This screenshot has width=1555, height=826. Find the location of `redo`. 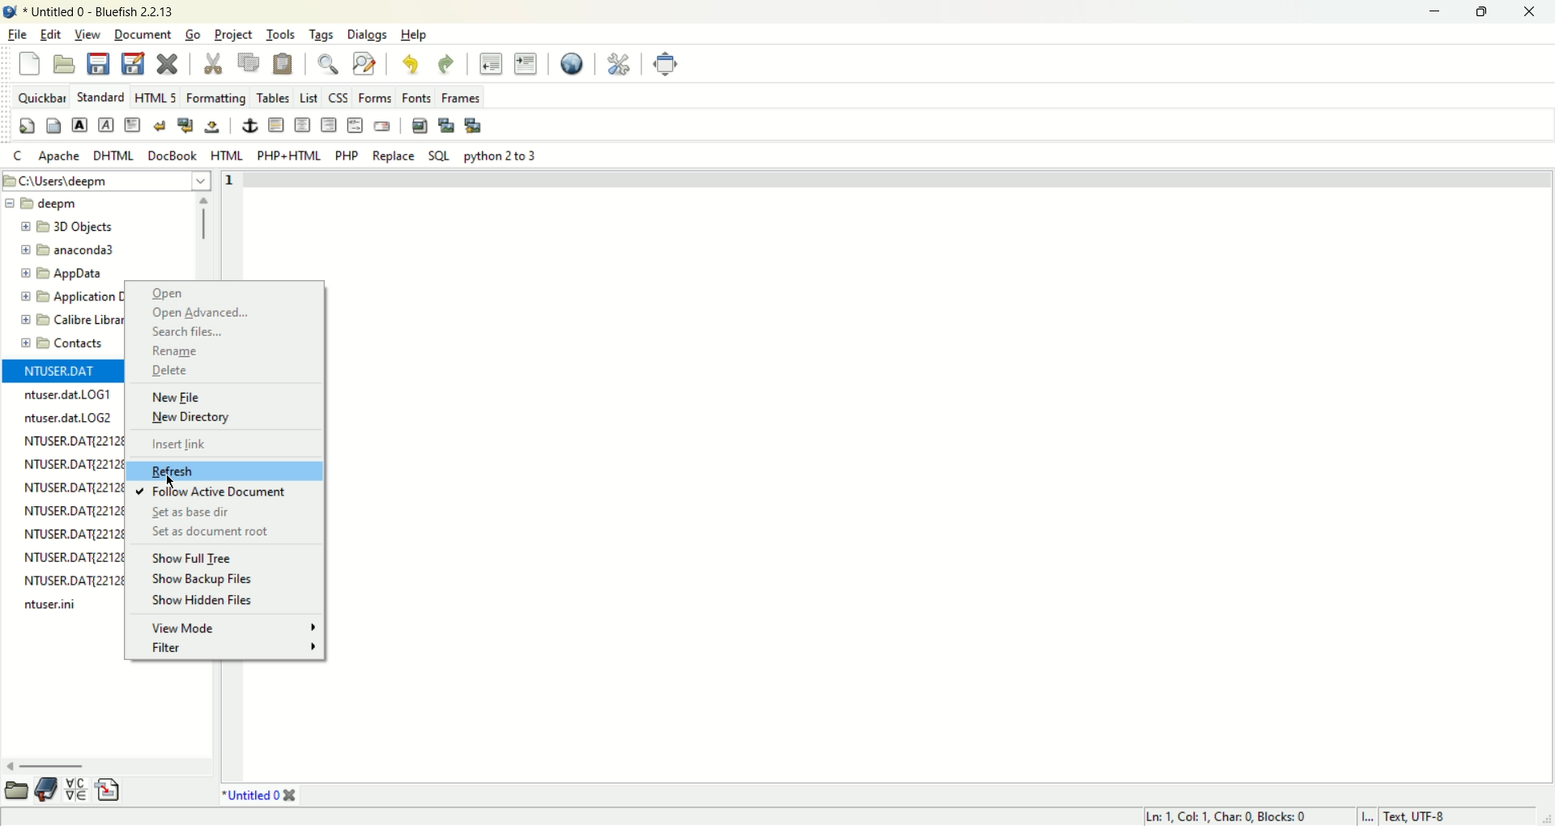

redo is located at coordinates (445, 63).